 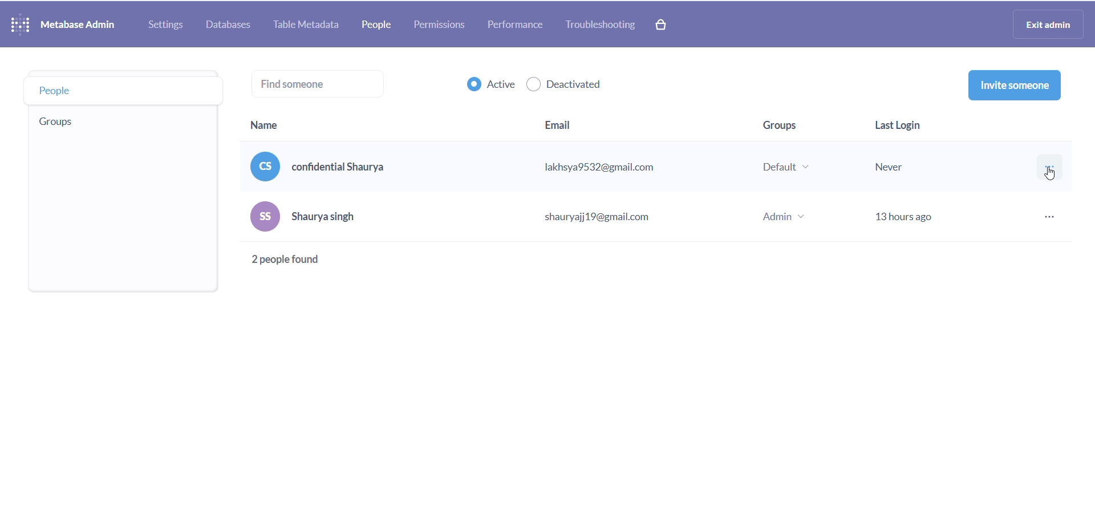 What do you see at coordinates (603, 25) in the screenshot?
I see `troubleshooting` at bounding box center [603, 25].